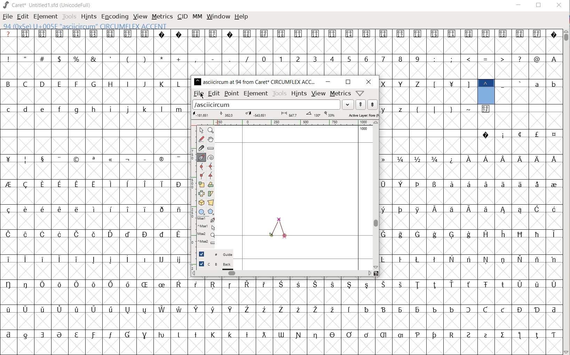 Image resolution: width=570 pixels, height=355 pixels. Describe the element at coordinates (200, 148) in the screenshot. I see `cut splines in two` at that location.